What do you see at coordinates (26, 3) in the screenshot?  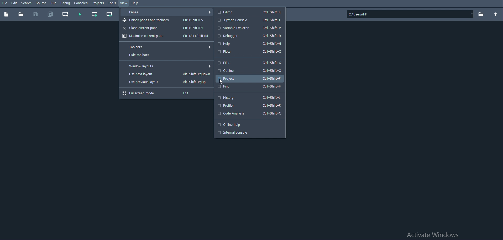 I see `Search` at bounding box center [26, 3].